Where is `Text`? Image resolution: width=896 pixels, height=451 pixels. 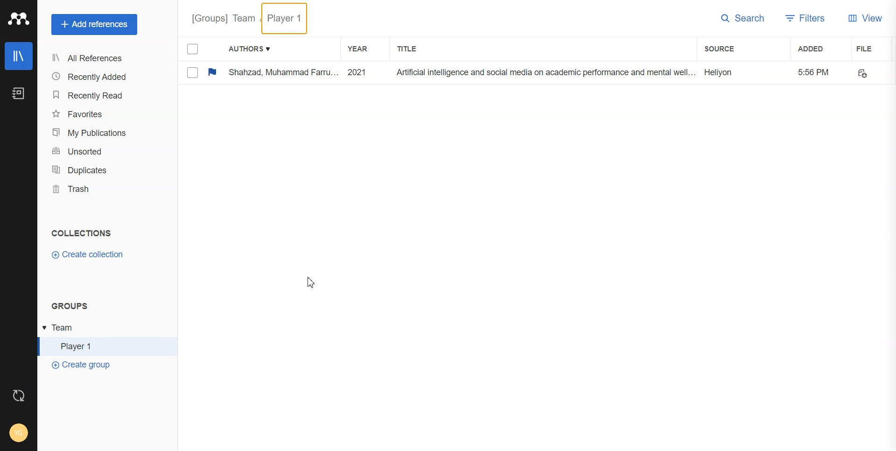
Text is located at coordinates (82, 233).